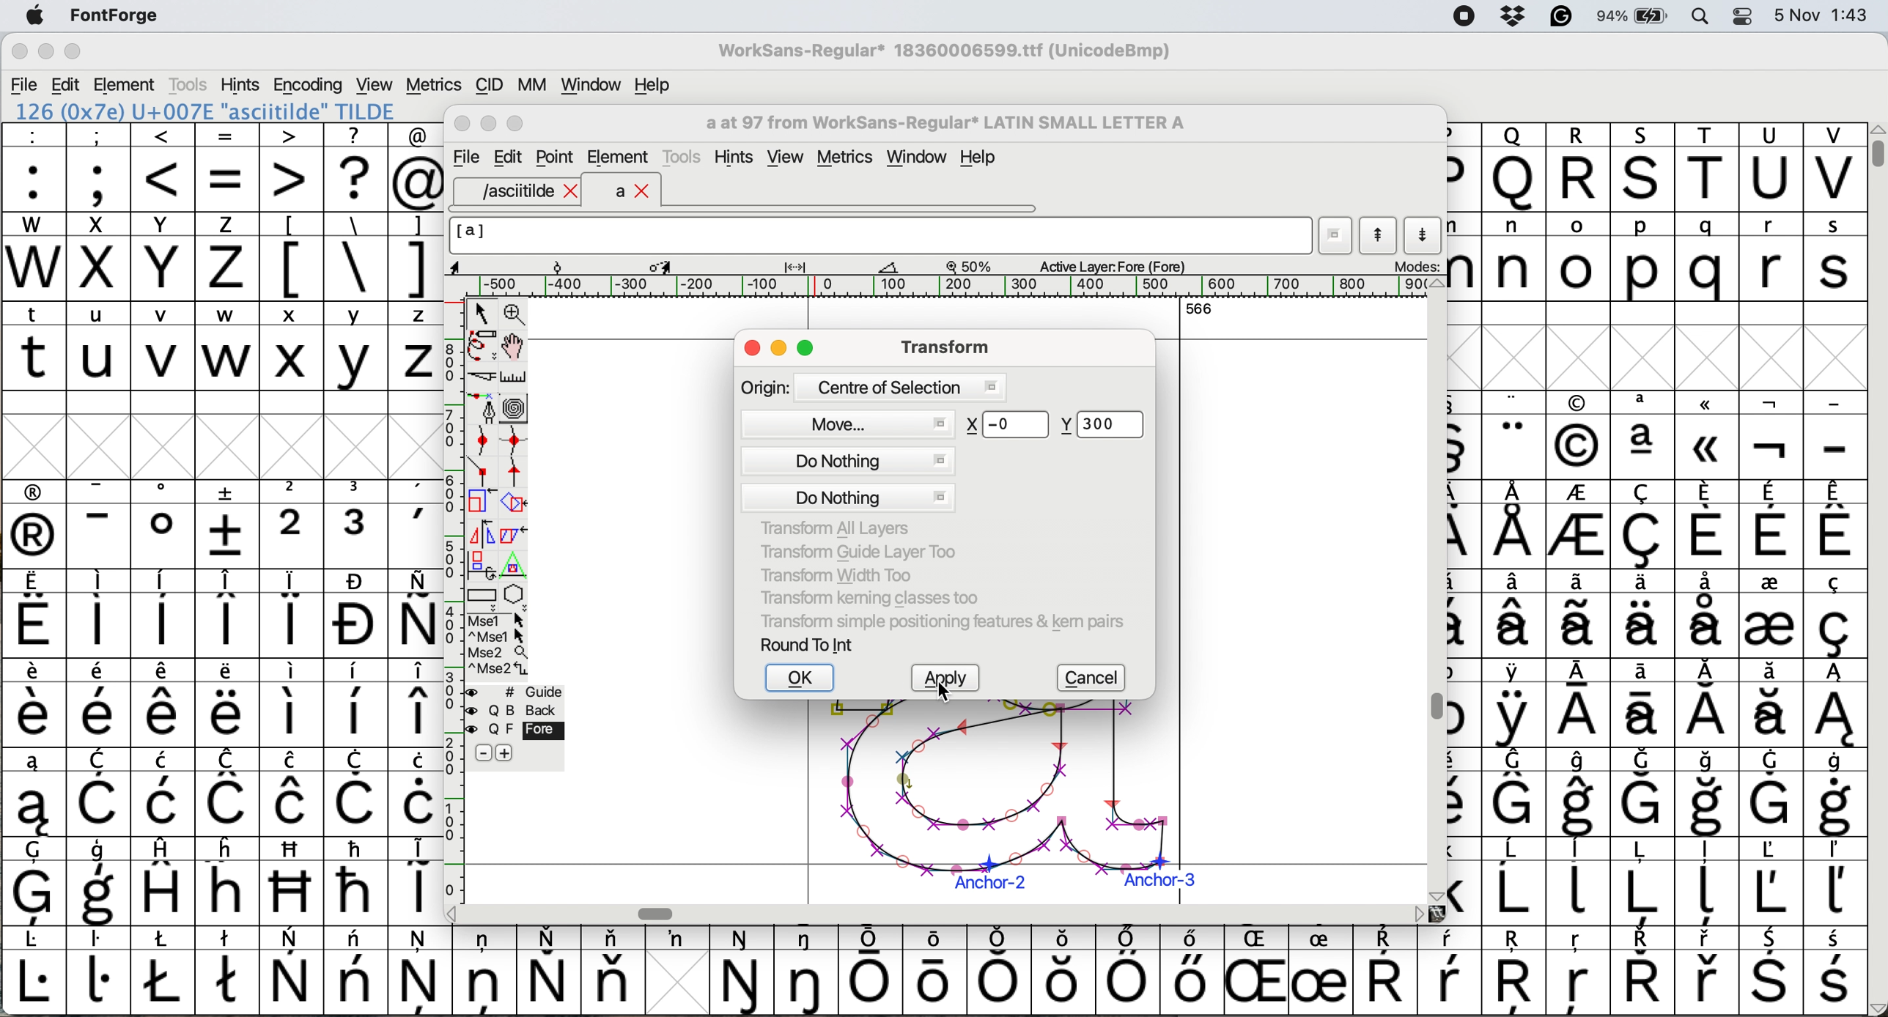 This screenshot has width=1888, height=1017. Describe the element at coordinates (100, 525) in the screenshot. I see `symbol` at that location.